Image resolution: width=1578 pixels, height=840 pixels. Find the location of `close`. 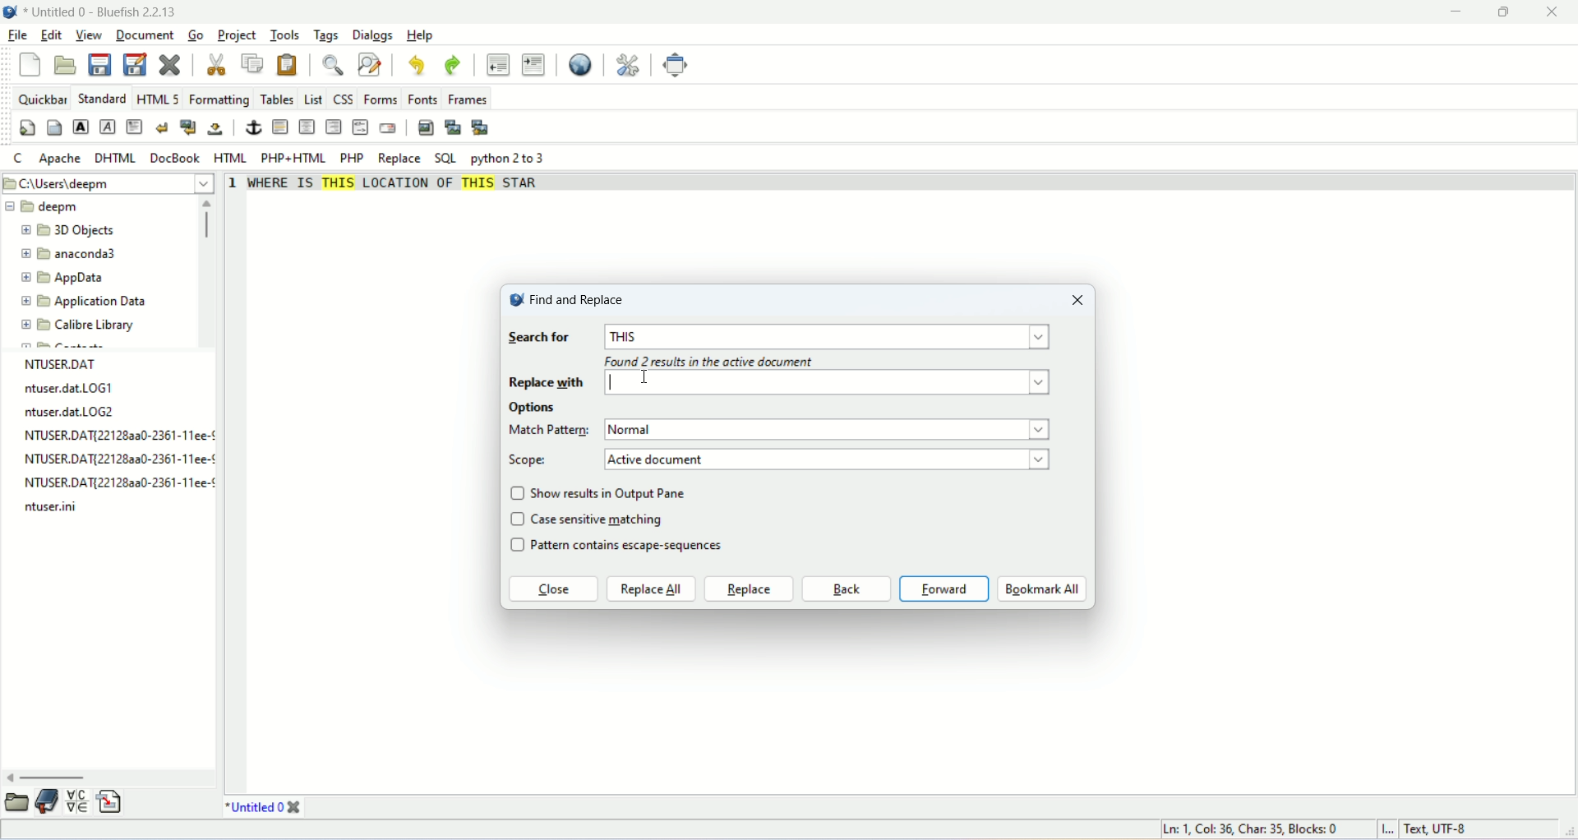

close is located at coordinates (1558, 12).